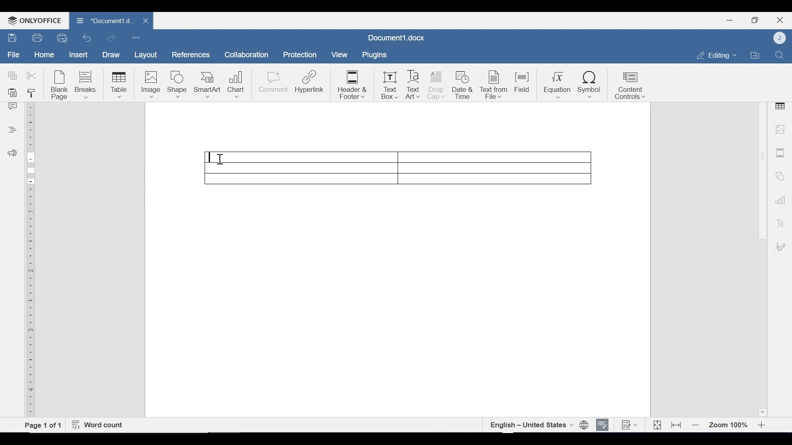  I want to click on Protection, so click(300, 55).